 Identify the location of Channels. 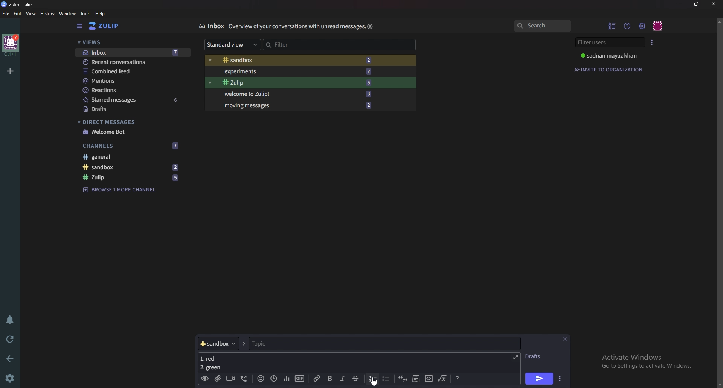
(132, 145).